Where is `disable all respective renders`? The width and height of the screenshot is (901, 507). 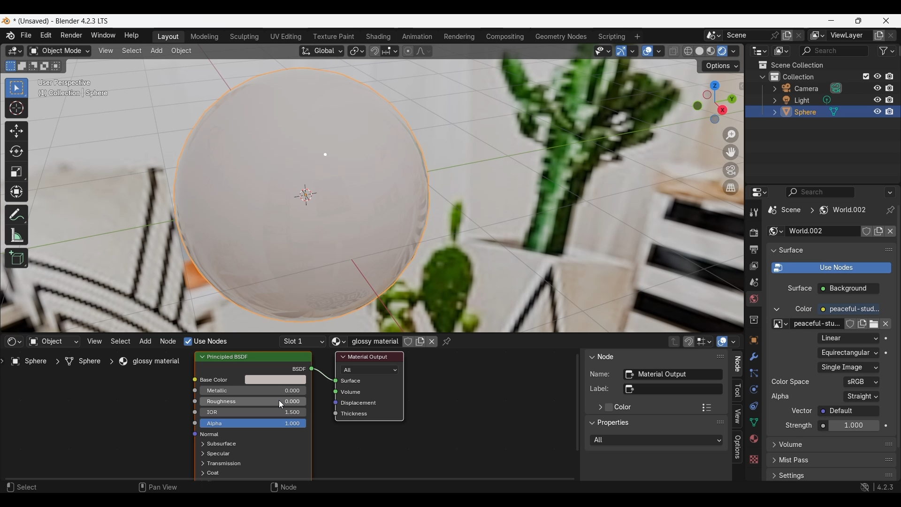
disable all respective renders is located at coordinates (892, 89).